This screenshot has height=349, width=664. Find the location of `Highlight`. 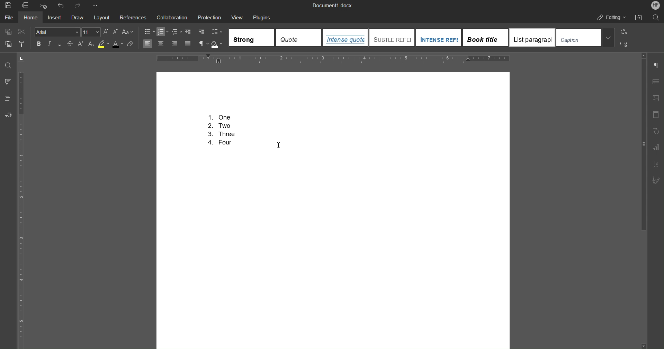

Highlight is located at coordinates (103, 45).